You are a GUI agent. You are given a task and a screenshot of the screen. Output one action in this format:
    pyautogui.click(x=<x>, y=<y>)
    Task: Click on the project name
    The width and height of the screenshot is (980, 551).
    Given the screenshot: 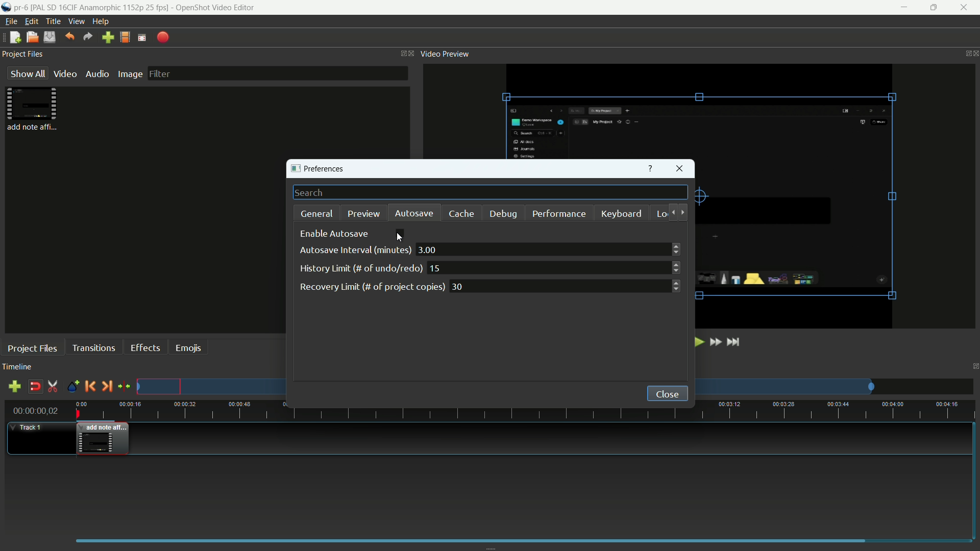 What is the action you would take?
    pyautogui.click(x=21, y=8)
    